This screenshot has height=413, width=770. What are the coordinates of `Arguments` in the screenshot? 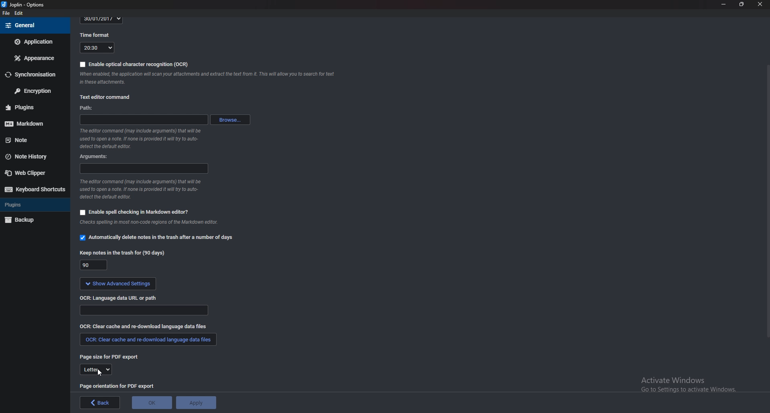 It's located at (143, 168).